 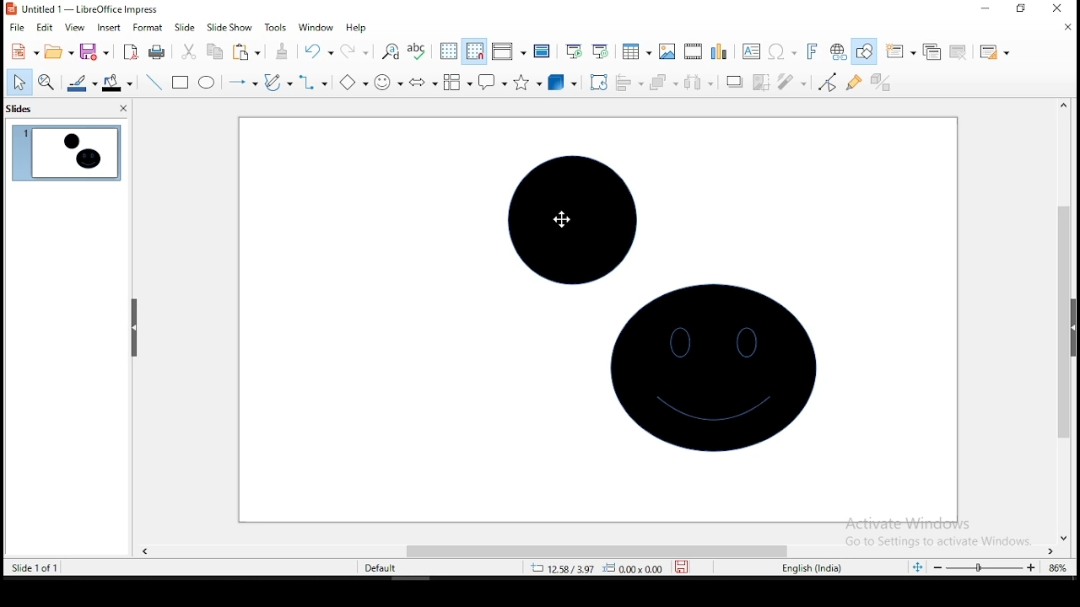 What do you see at coordinates (662, 83) in the screenshot?
I see `arrange` at bounding box center [662, 83].